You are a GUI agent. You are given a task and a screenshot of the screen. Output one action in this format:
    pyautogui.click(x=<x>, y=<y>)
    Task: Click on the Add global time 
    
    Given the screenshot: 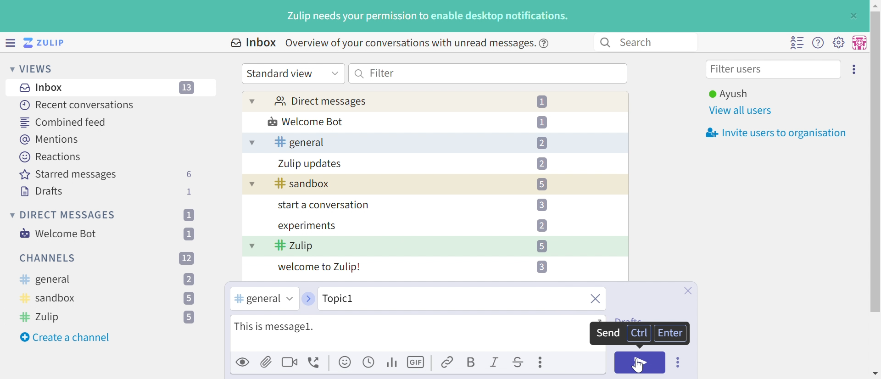 What is the action you would take?
    pyautogui.click(x=370, y=362)
    